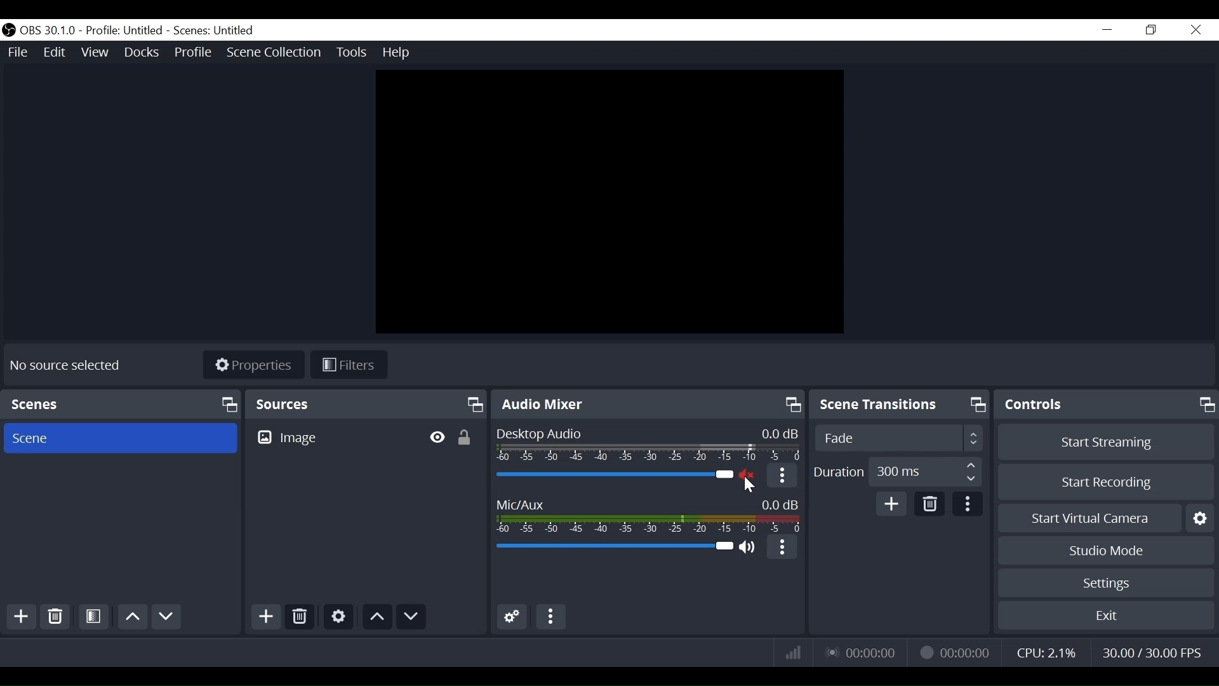 The width and height of the screenshot is (1219, 686). I want to click on OBS Studio Desktop Icon, so click(9, 31).